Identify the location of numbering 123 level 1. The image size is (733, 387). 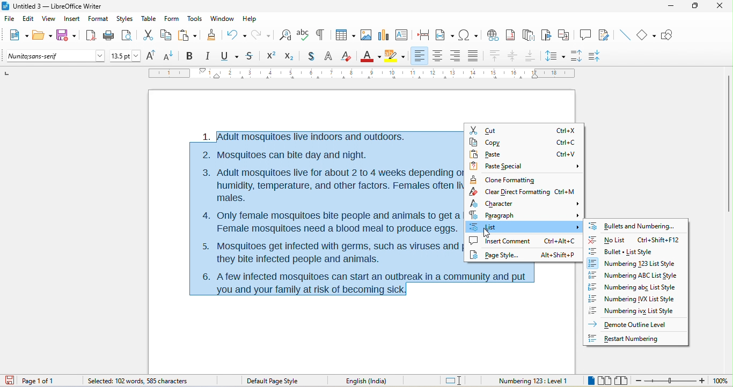
(533, 379).